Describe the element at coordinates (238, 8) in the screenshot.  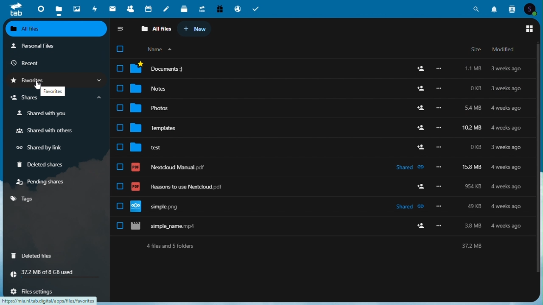
I see `Email hosting` at that location.